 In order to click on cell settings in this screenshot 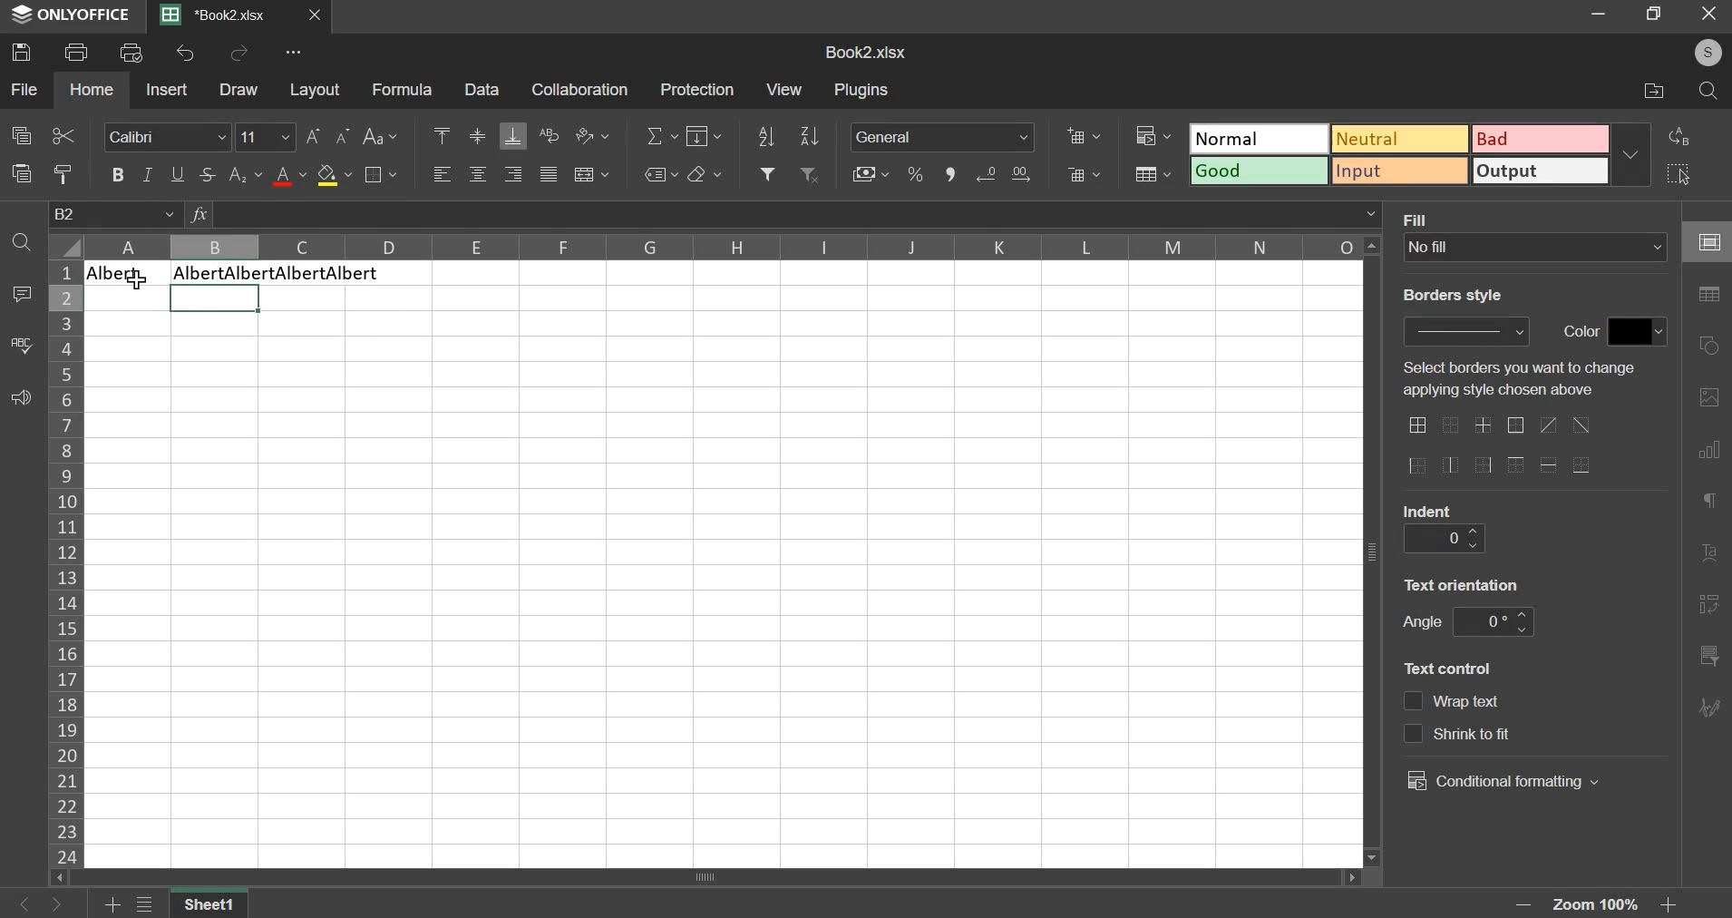, I will do `click(1708, 242)`.